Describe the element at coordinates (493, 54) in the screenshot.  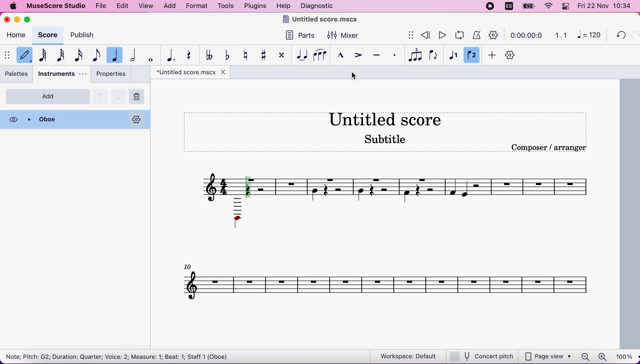
I see `add` at that location.